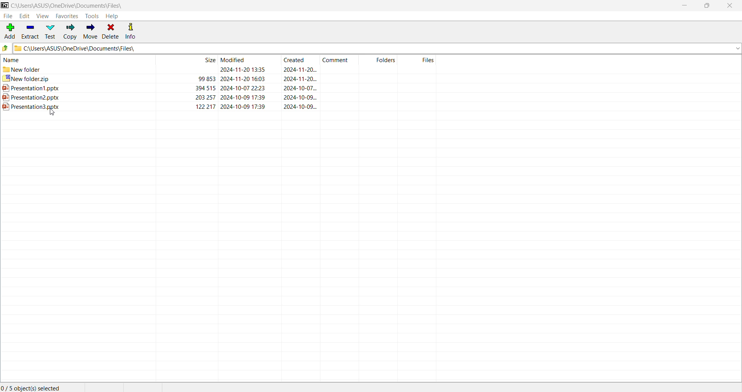 This screenshot has height=392, width=742. What do you see at coordinates (9, 16) in the screenshot?
I see `File` at bounding box center [9, 16].